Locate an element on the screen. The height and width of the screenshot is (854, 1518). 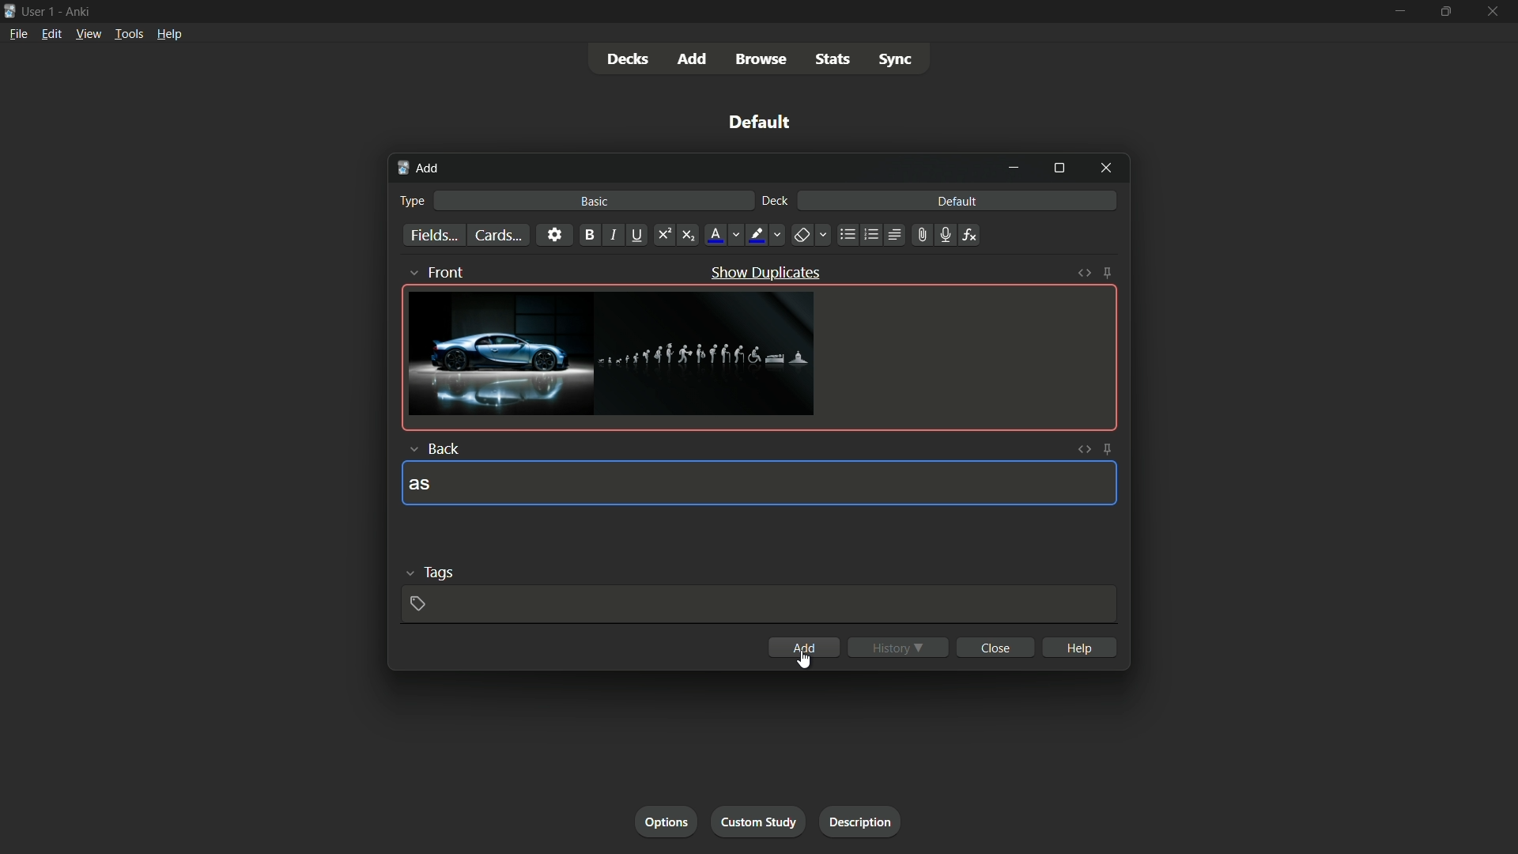
equation is located at coordinates (970, 234).